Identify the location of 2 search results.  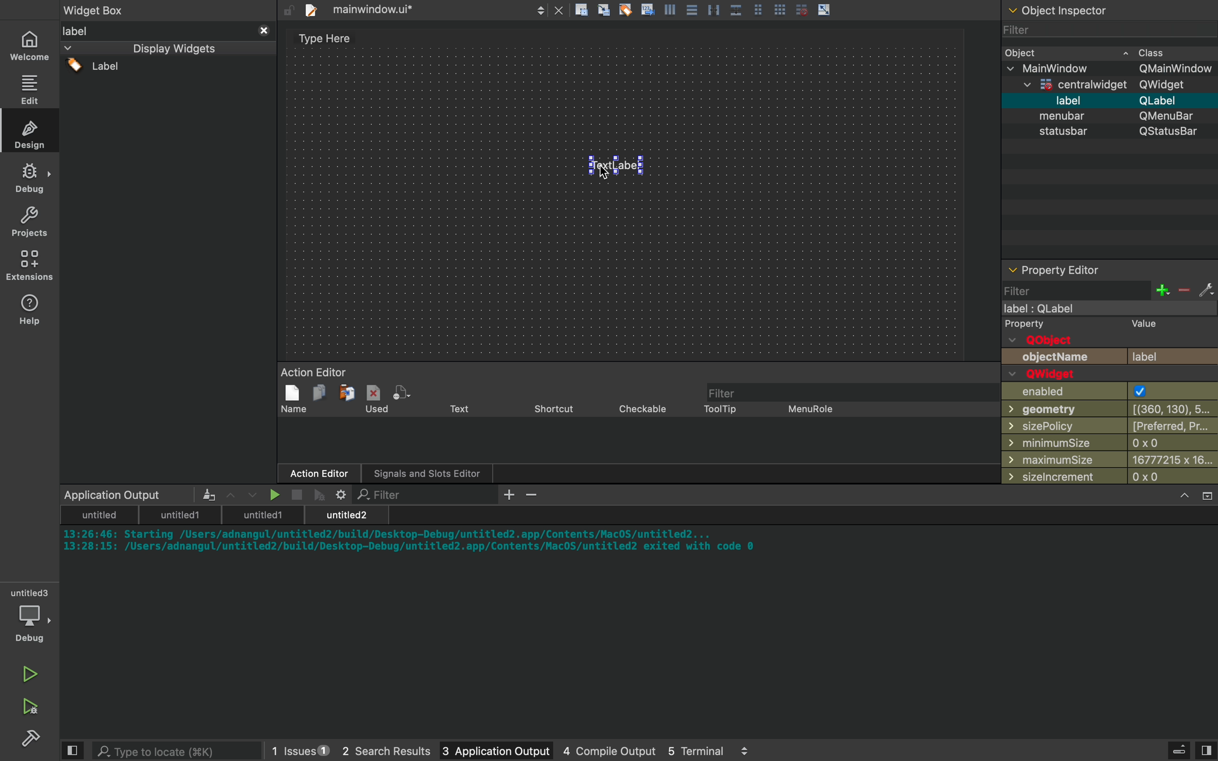
(375, 751).